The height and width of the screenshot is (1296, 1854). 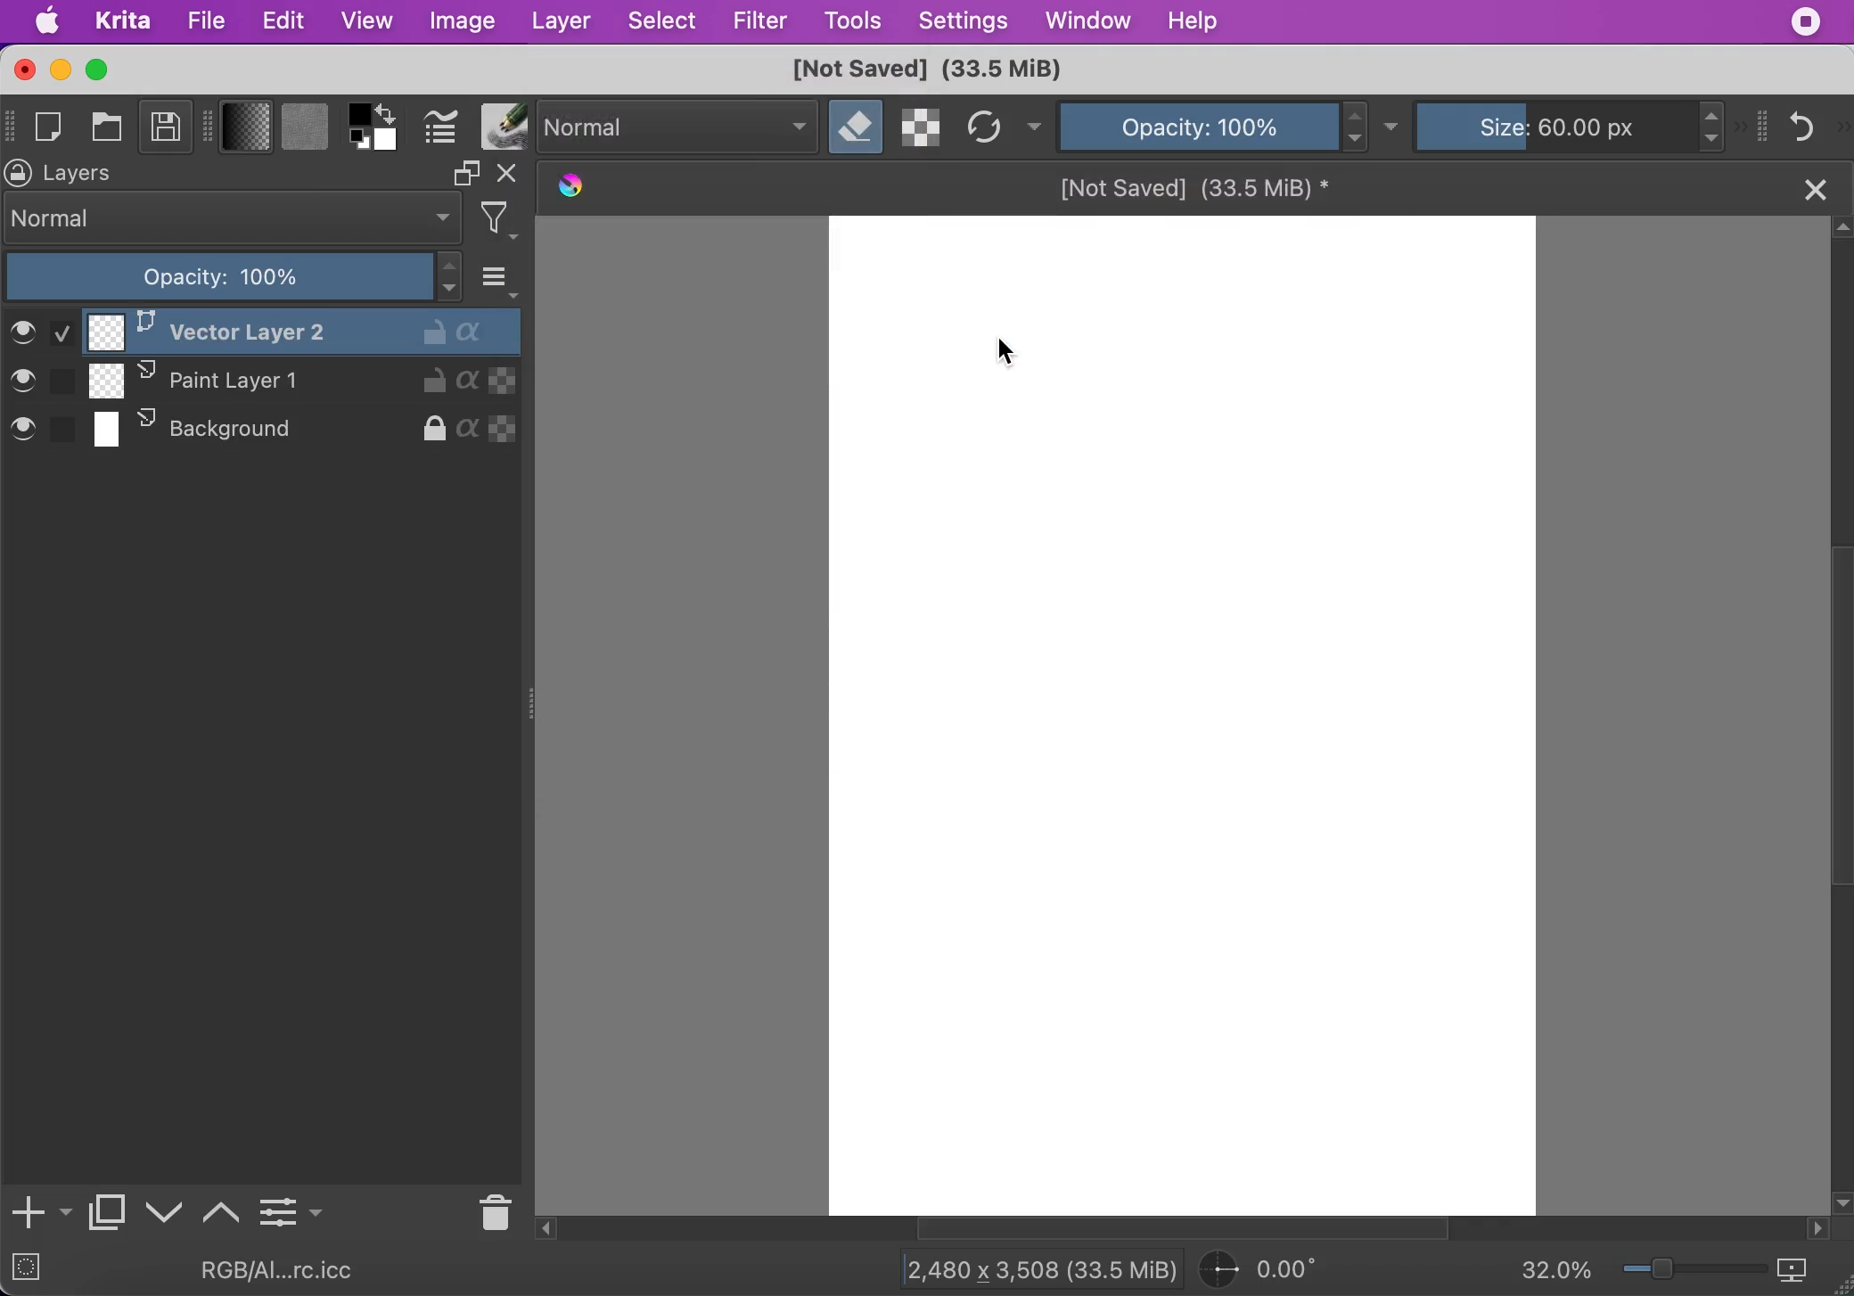 I want to click on zoom, so click(x=1694, y=1273).